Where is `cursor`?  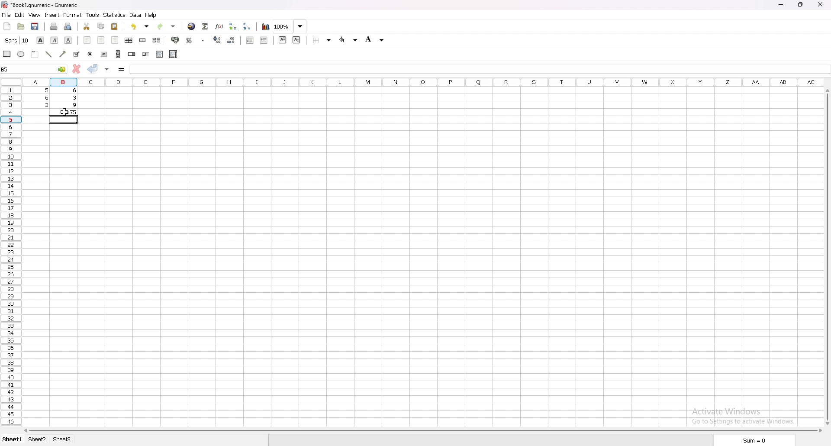 cursor is located at coordinates (65, 112).